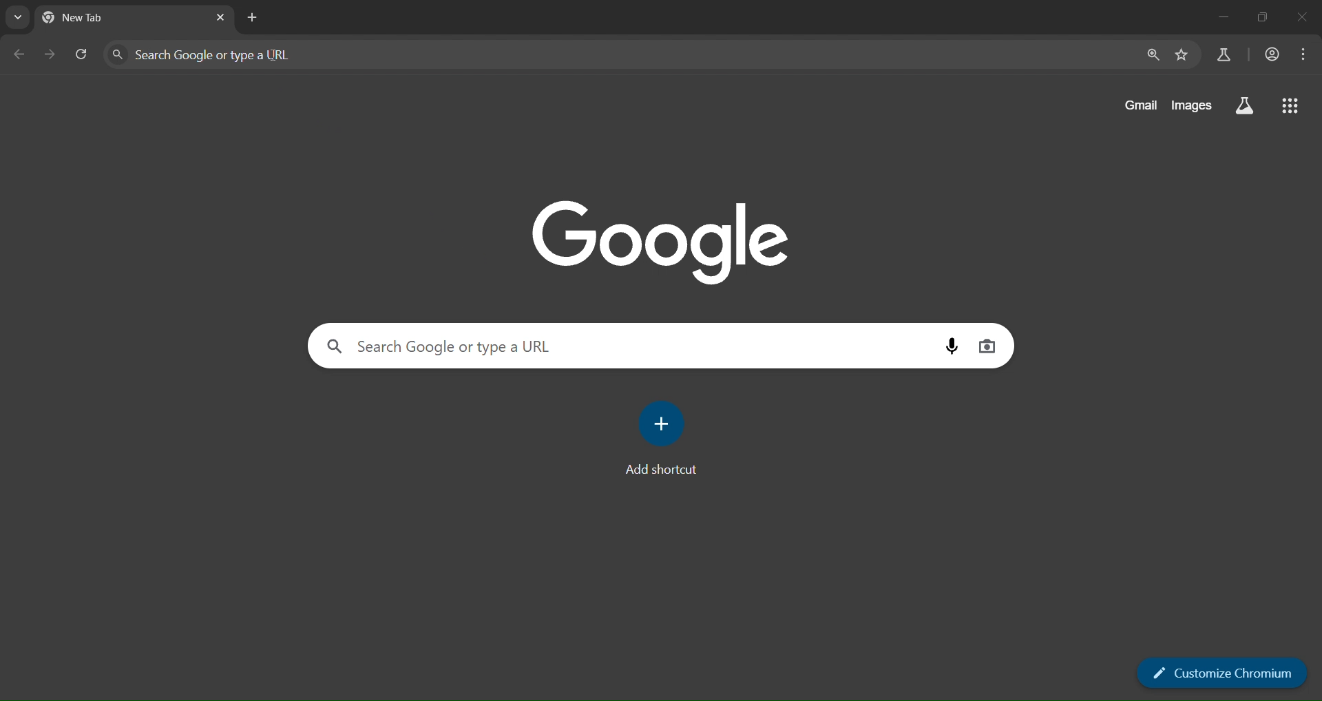 The image size is (1322, 701). What do you see at coordinates (218, 19) in the screenshot?
I see `new tab` at bounding box center [218, 19].